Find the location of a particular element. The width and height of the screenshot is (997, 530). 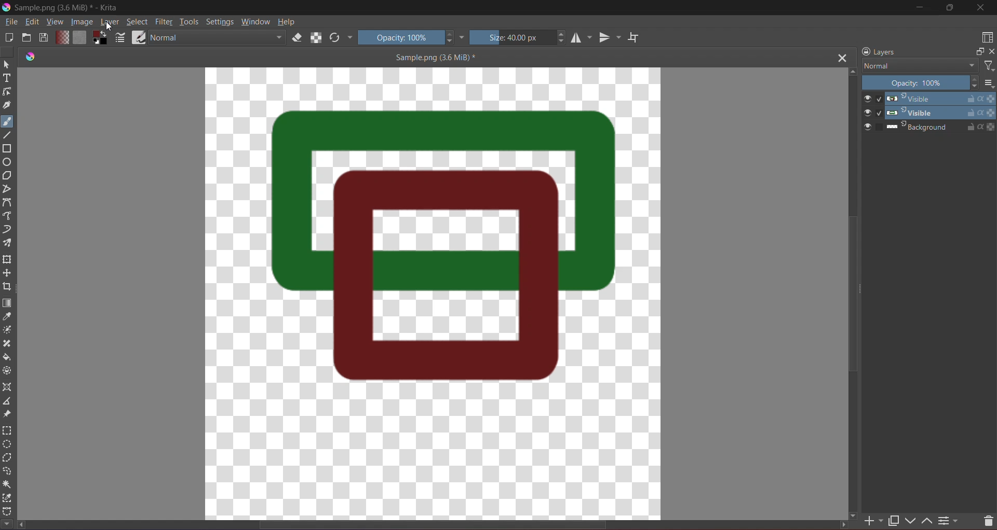

Choose Workspace is located at coordinates (986, 38).